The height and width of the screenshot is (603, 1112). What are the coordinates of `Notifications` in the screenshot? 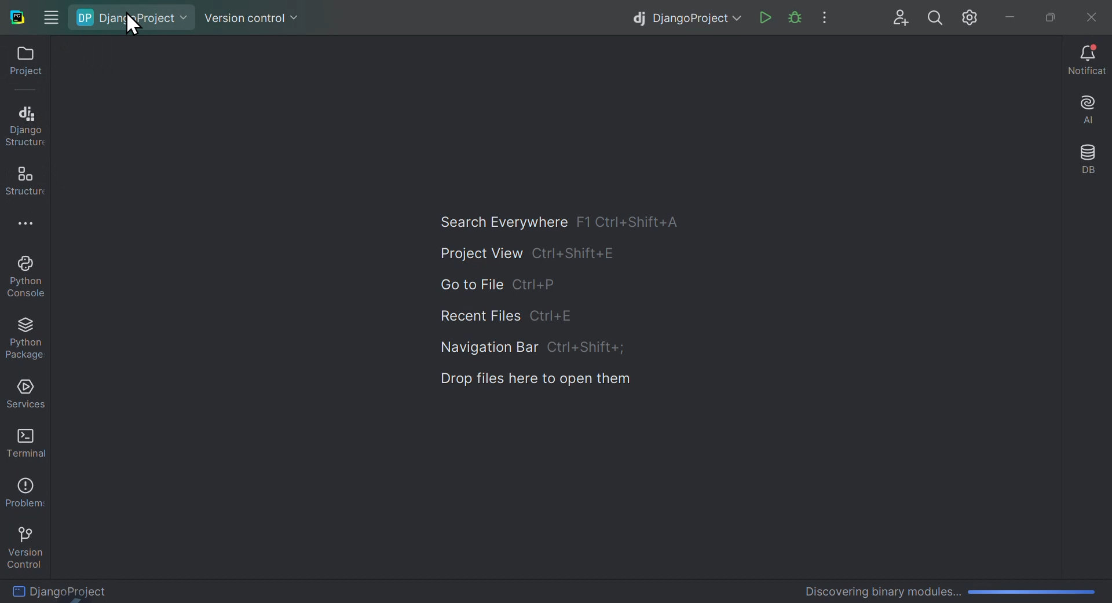 It's located at (1087, 61).